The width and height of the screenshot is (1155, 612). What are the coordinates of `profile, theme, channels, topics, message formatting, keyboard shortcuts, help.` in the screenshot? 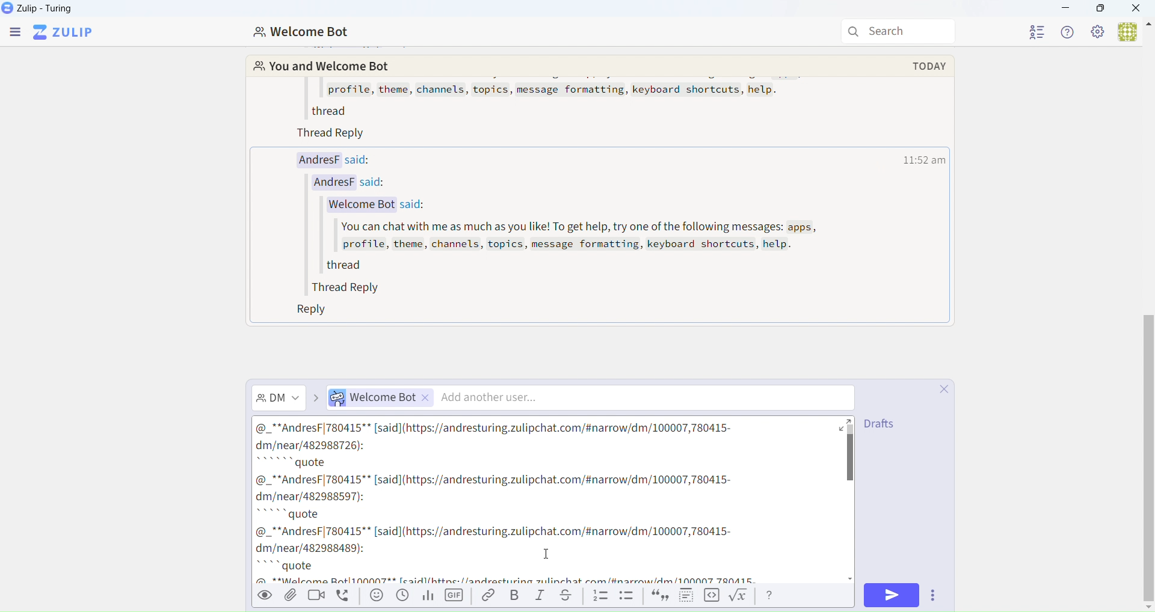 It's located at (561, 90).